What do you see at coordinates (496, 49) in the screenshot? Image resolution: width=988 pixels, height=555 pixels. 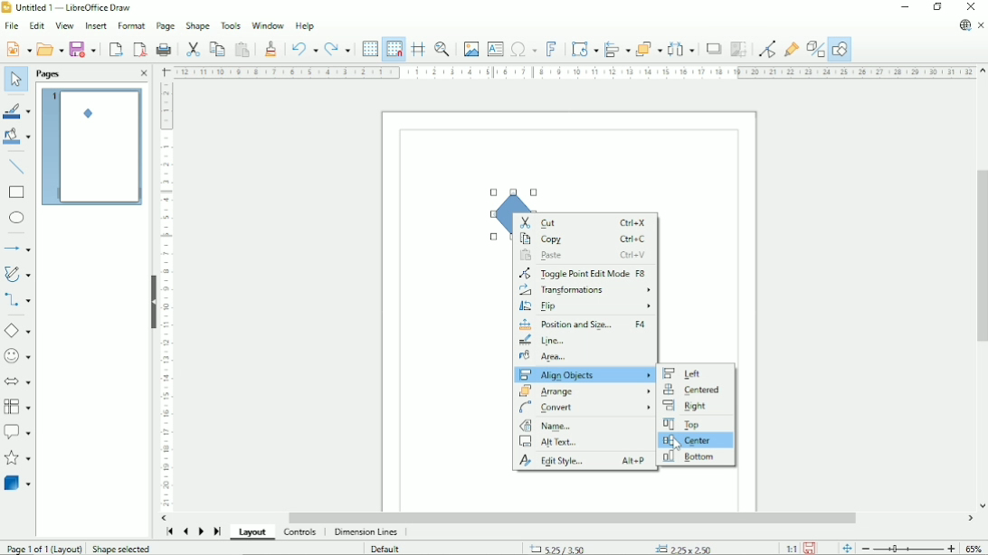 I see `Insert text box` at bounding box center [496, 49].